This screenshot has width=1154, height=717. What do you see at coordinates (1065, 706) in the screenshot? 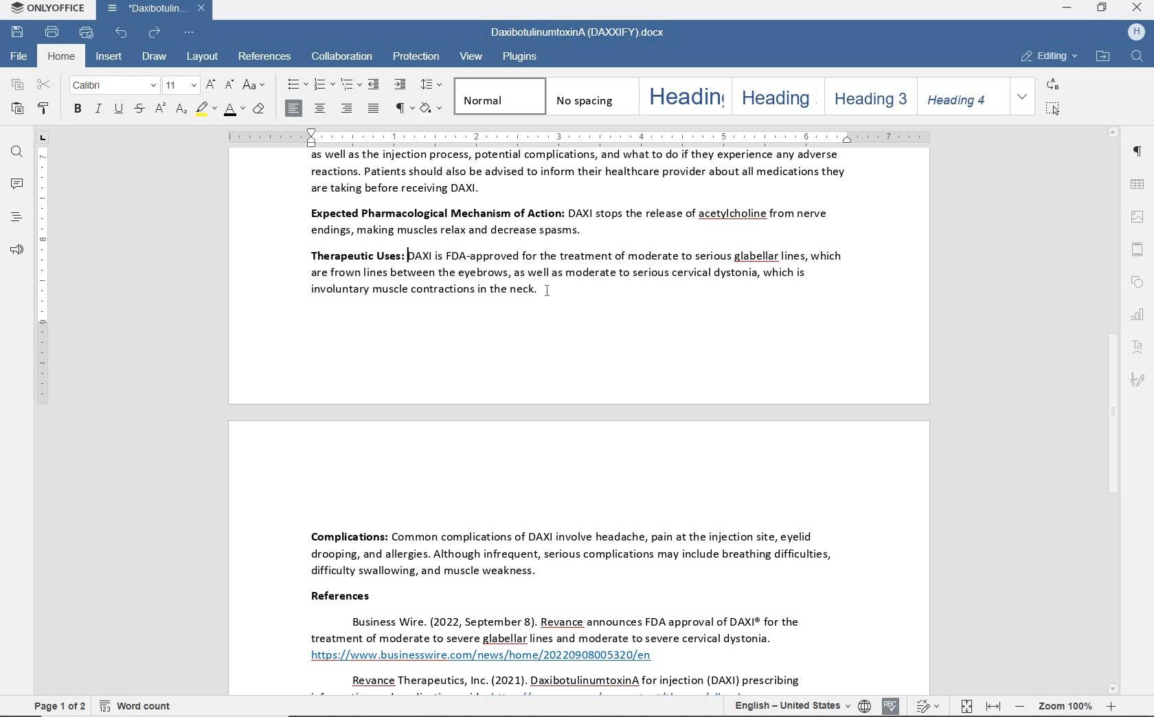
I see `zoom out or zoom in` at bounding box center [1065, 706].